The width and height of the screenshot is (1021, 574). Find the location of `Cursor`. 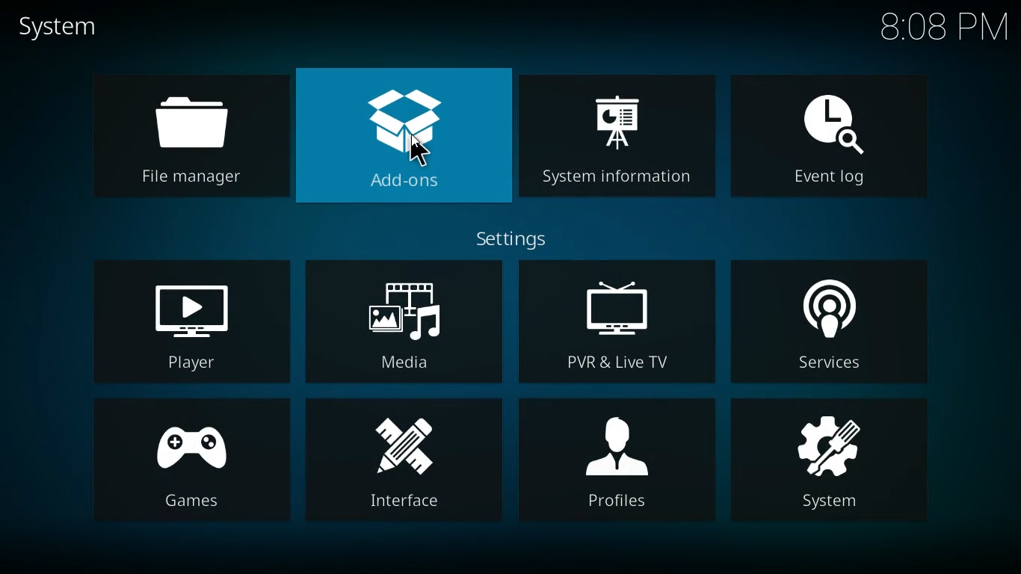

Cursor is located at coordinates (419, 152).